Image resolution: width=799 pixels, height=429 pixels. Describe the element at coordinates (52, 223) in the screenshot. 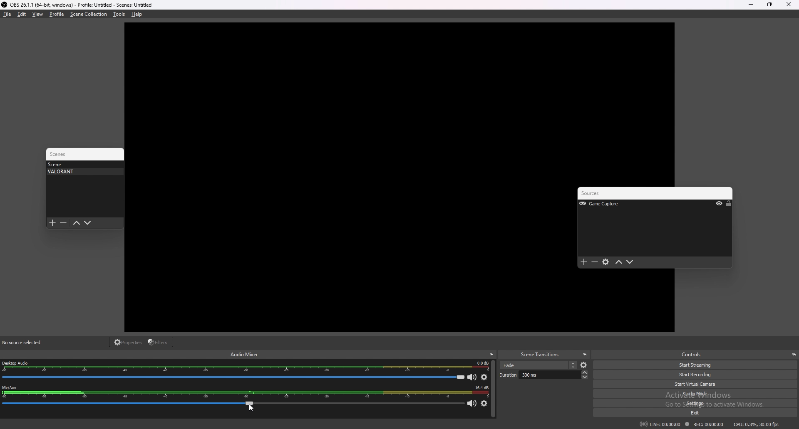

I see `add` at that location.